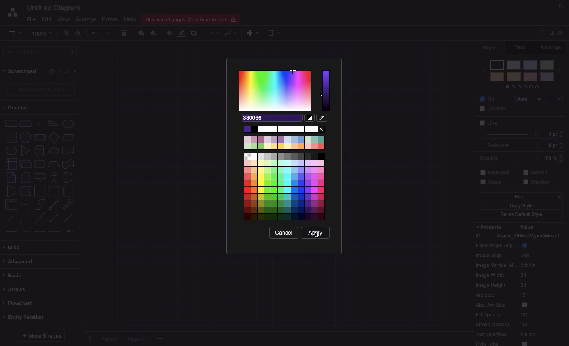 The height and width of the screenshot is (346, 569). What do you see at coordinates (44, 33) in the screenshot?
I see `Zoom` at bounding box center [44, 33].